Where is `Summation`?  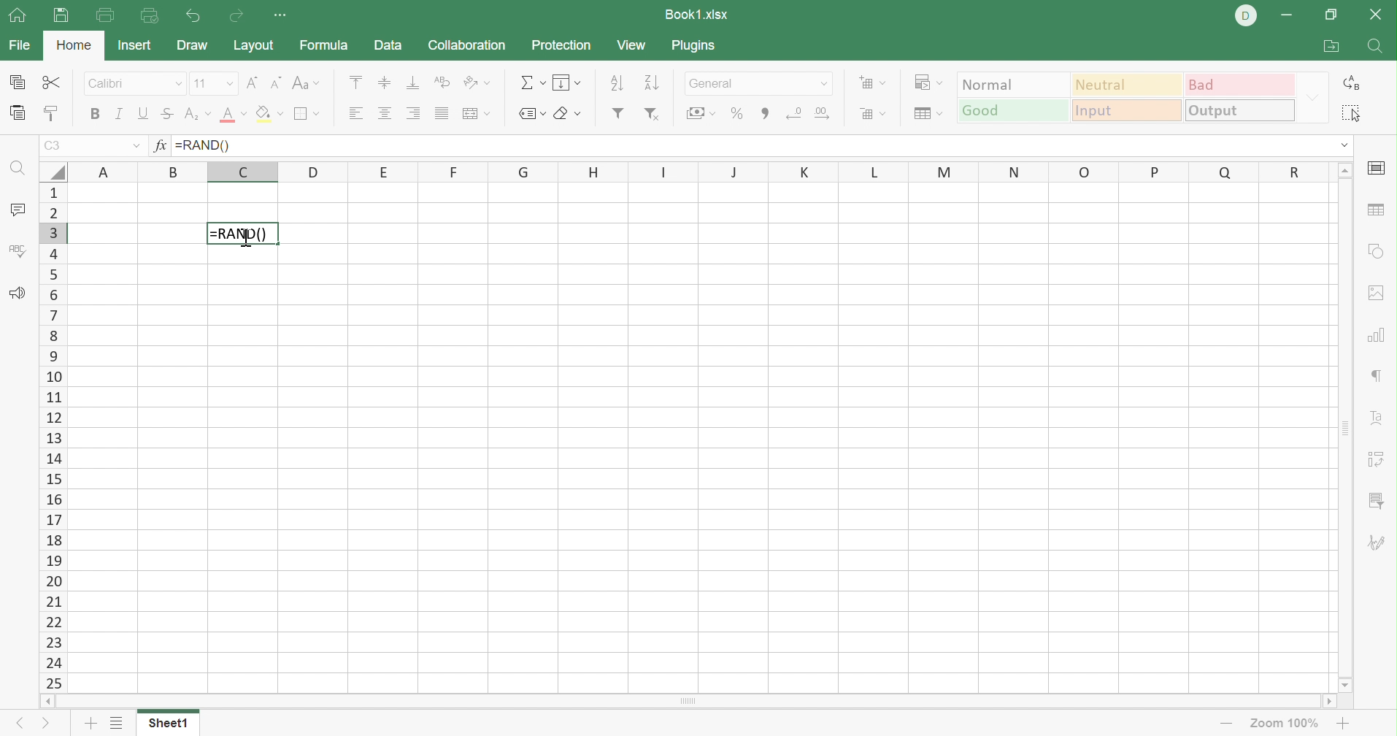
Summation is located at coordinates (530, 83).